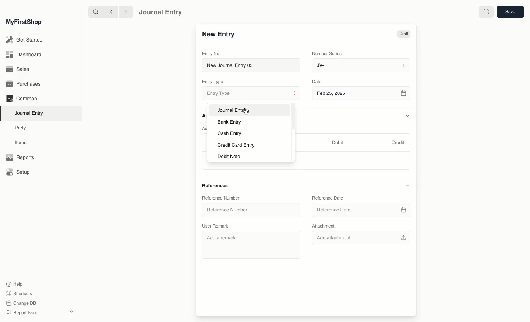 The width and height of the screenshot is (530, 322). What do you see at coordinates (360, 65) in the screenshot?
I see `JV-` at bounding box center [360, 65].